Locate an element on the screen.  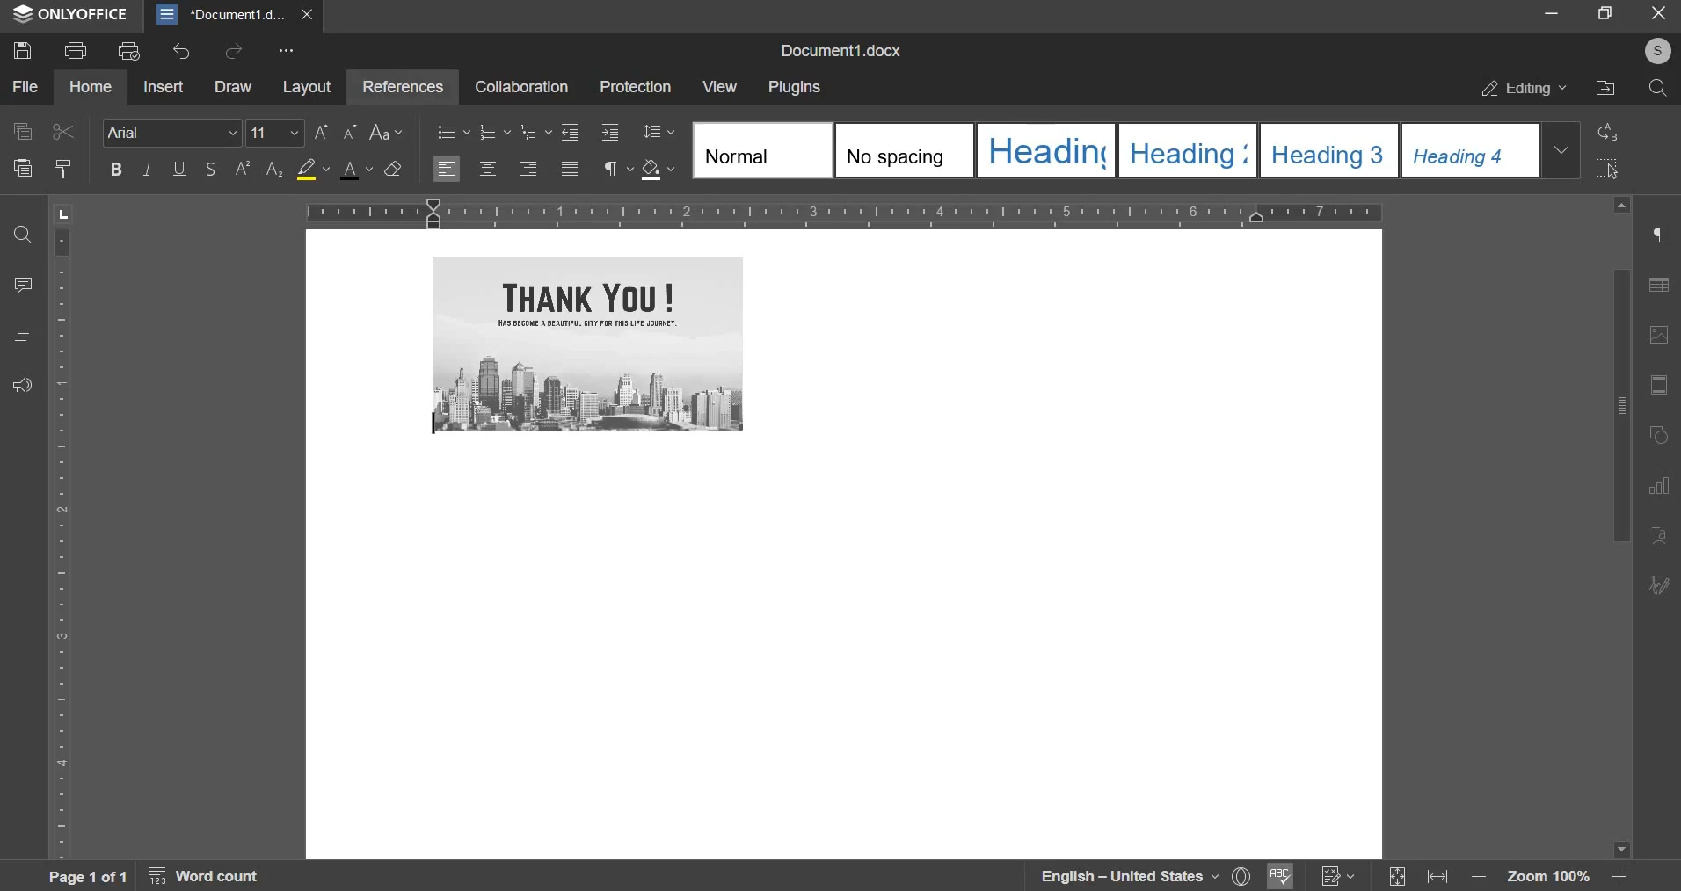
clear style is located at coordinates (394, 167).